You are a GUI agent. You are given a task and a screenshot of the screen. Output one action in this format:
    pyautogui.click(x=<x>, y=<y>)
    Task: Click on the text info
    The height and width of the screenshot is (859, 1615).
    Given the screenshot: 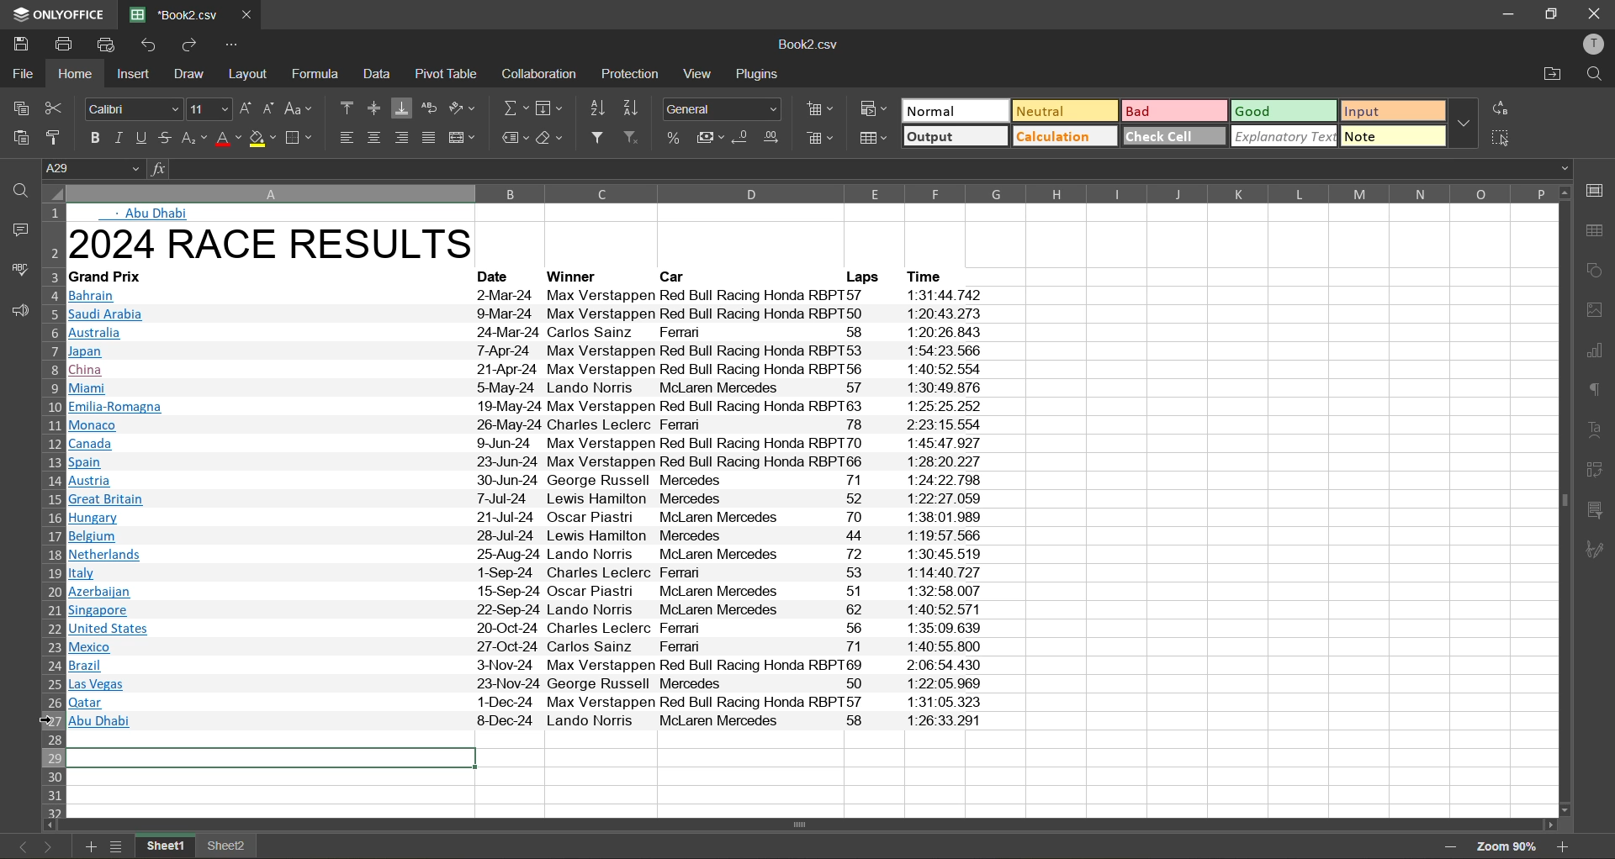 What is the action you would take?
    pyautogui.click(x=528, y=442)
    